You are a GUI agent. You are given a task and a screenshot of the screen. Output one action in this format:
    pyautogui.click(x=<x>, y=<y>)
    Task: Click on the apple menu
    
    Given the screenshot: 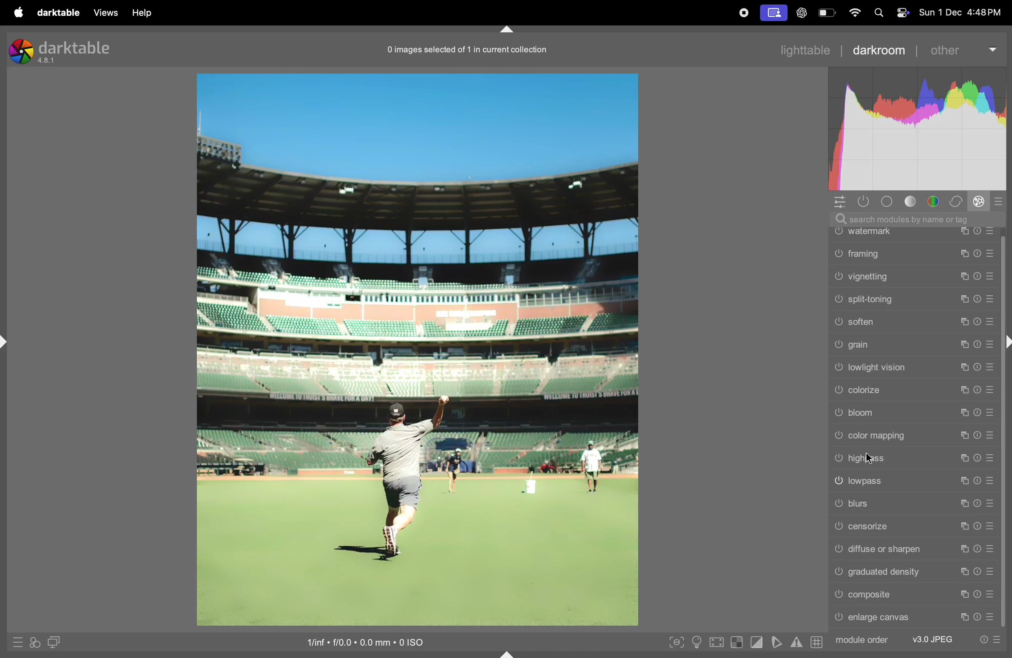 What is the action you would take?
    pyautogui.click(x=16, y=12)
    